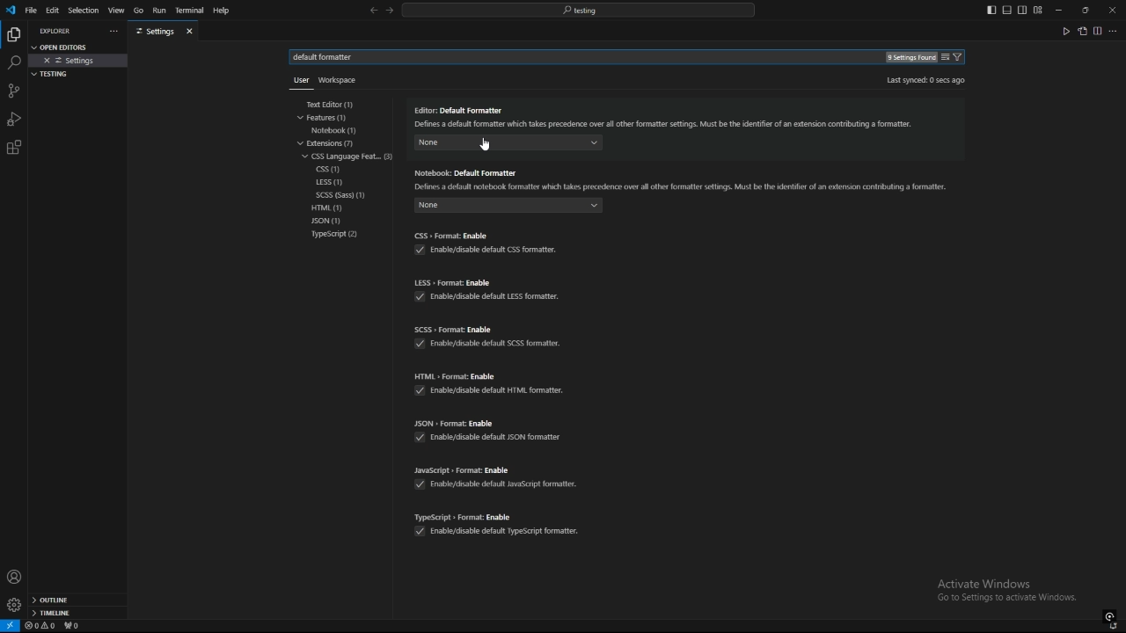 The image size is (1126, 633). Describe the element at coordinates (333, 118) in the screenshot. I see `features` at that location.